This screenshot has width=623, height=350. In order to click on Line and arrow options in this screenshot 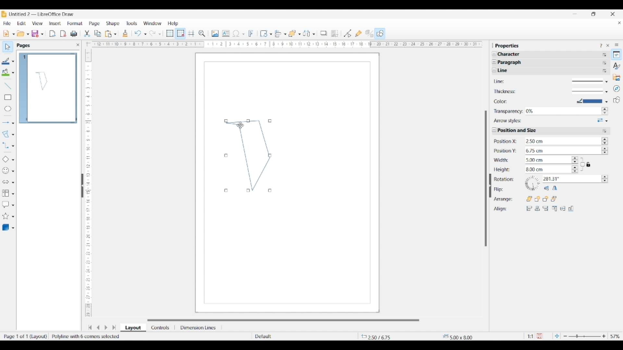, I will do `click(13, 123)`.